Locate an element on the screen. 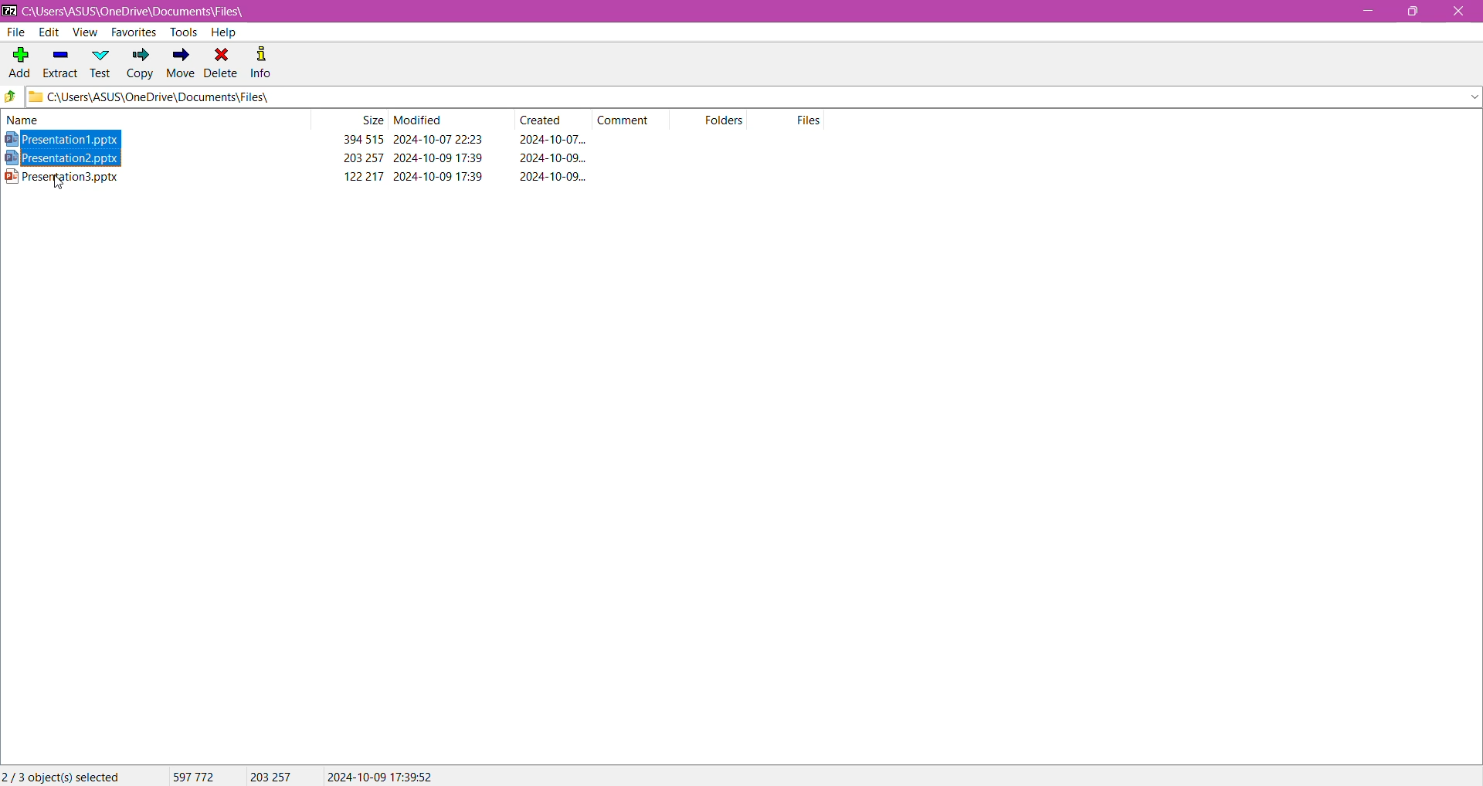 Image resolution: width=1483 pixels, height=786 pixels. 597772 is located at coordinates (192, 777).